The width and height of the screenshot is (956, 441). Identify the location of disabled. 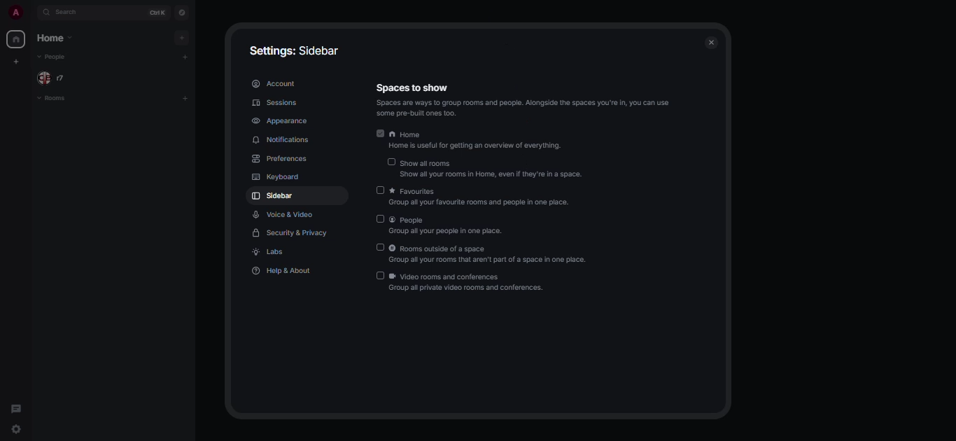
(380, 190).